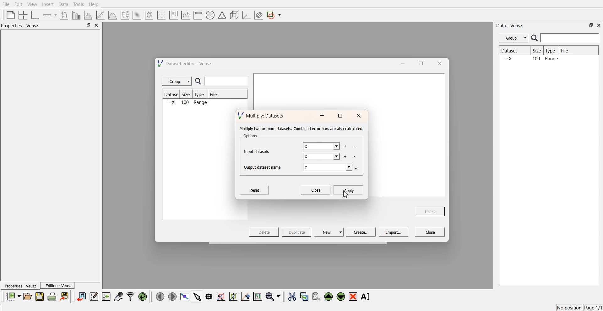 This screenshot has width=603, height=311. What do you see at coordinates (315, 189) in the screenshot?
I see `Close.` at bounding box center [315, 189].